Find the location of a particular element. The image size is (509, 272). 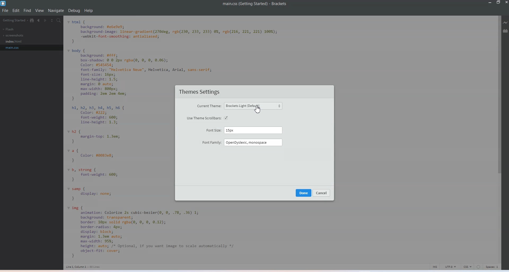

Help is located at coordinates (89, 11).